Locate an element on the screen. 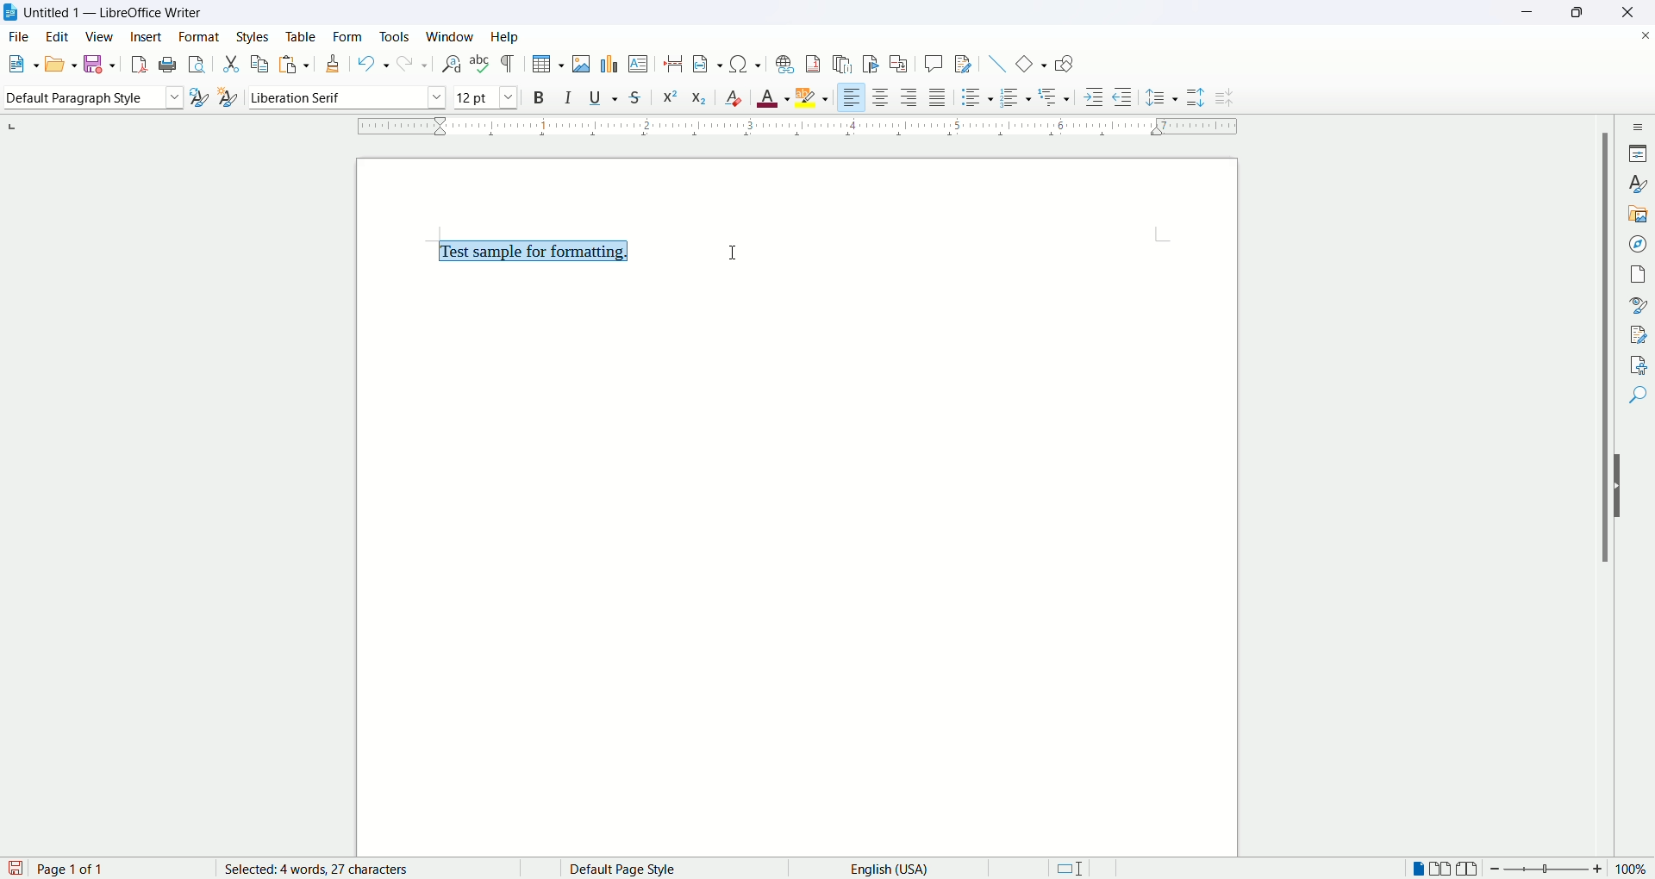  insert image is located at coordinates (578, 64).